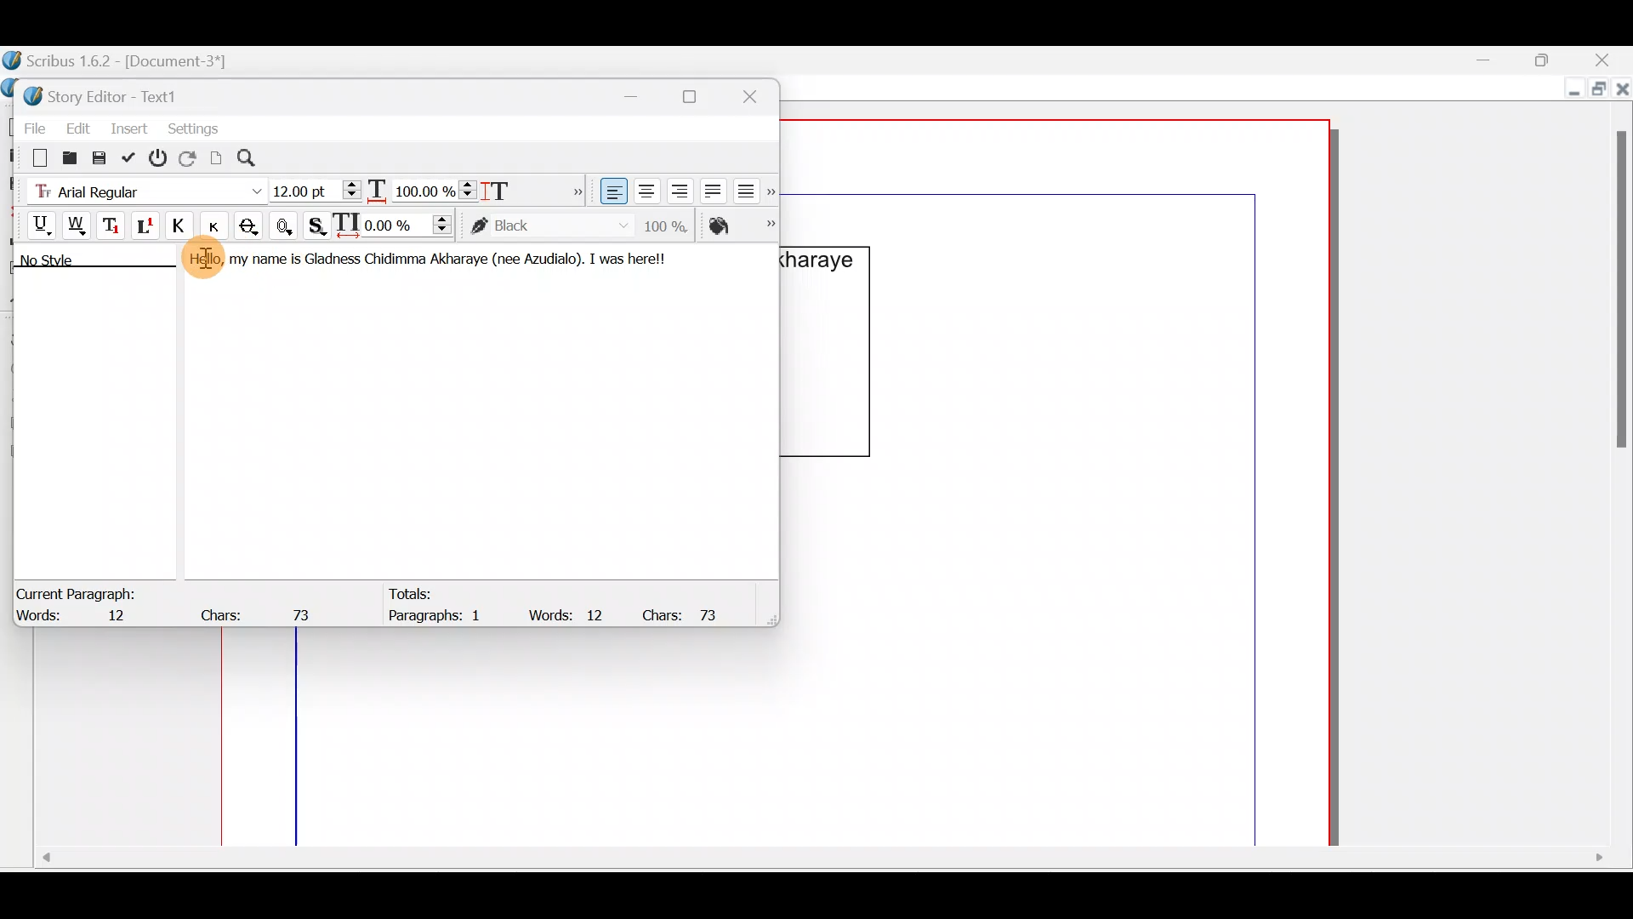 This screenshot has height=919, width=1633. Describe the element at coordinates (183, 228) in the screenshot. I see `All caps` at that location.